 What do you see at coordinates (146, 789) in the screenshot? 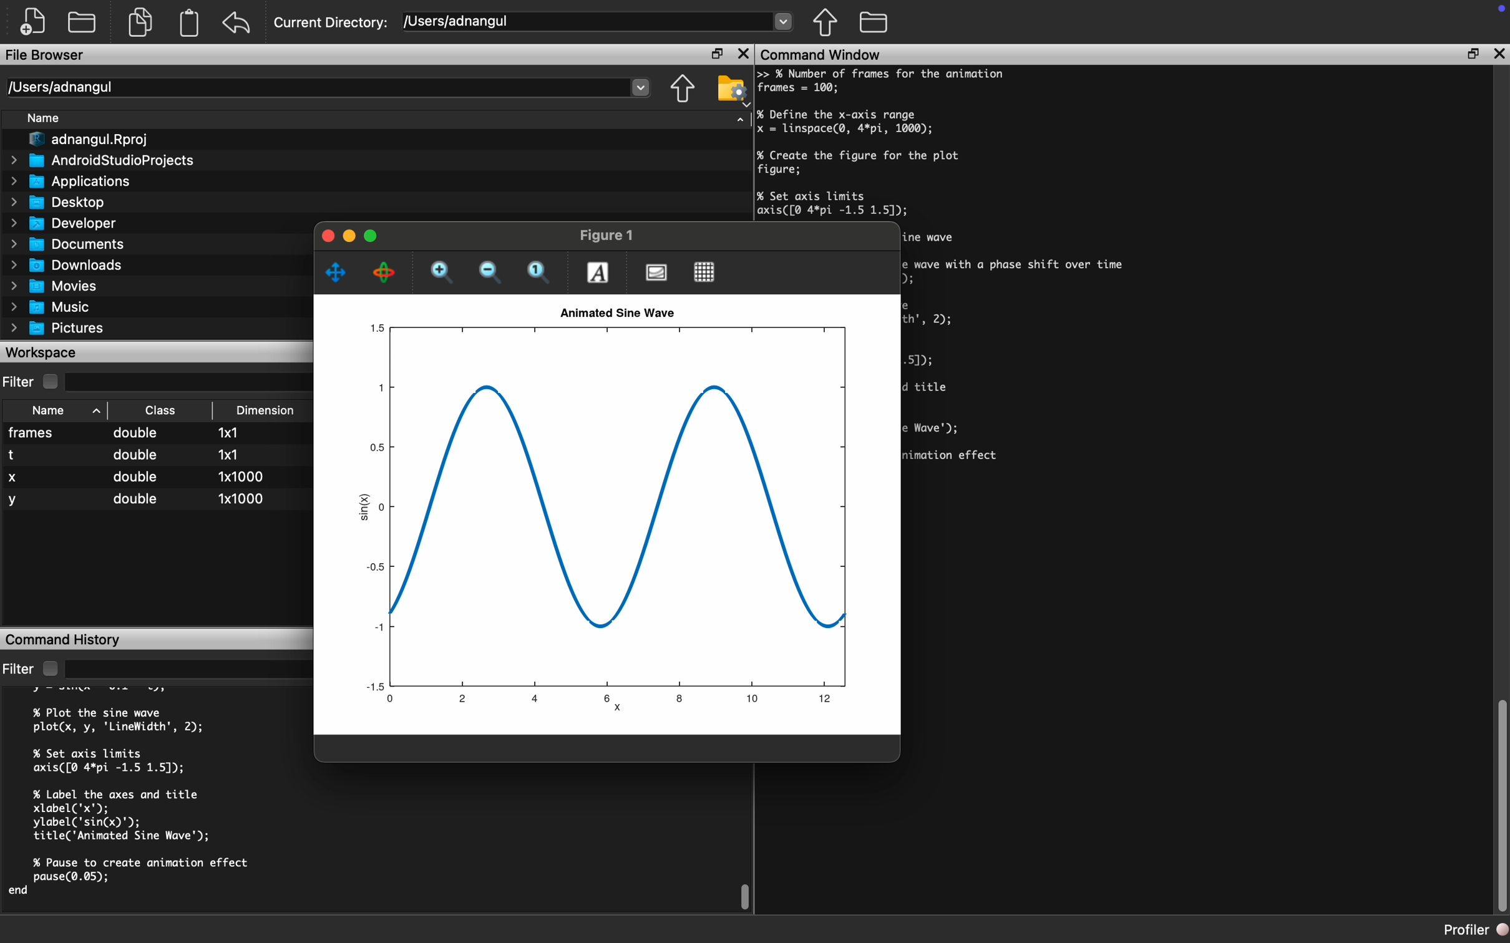
I see `% Plot the sine wave
plot(x, y, 'LineWidth', 2);
% Set axis limits
axis([@ 4*pi -1.5 1.5]);
% Label the axes and title
xlabel('x");
ylabel('sin(x)");
title('Animated Sine Wave');
% Pause to create animation effect
pause(0.05);

end` at bounding box center [146, 789].